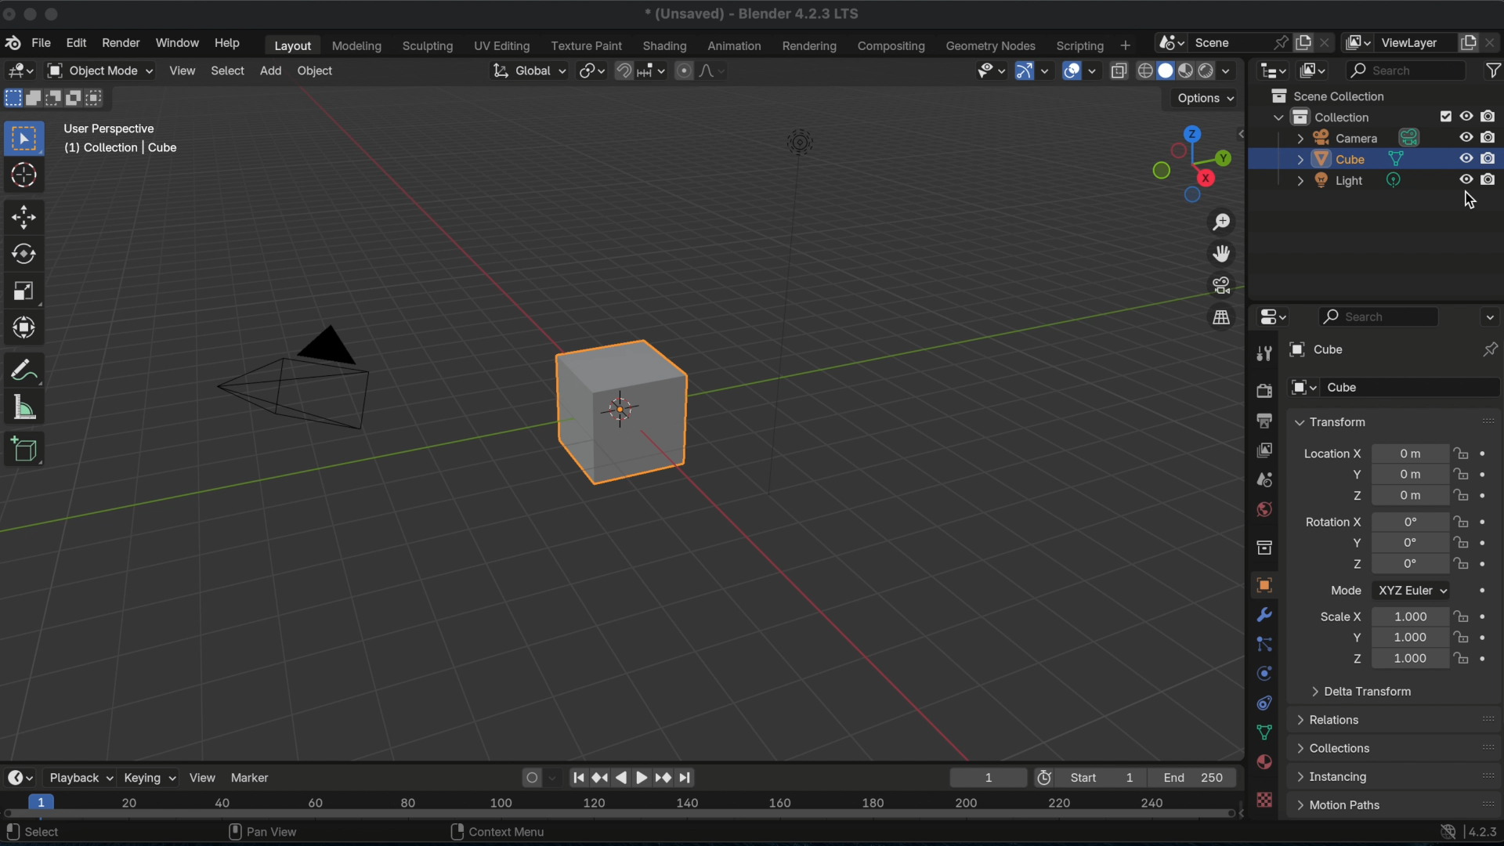 Image resolution: width=1504 pixels, height=846 pixels. I want to click on select box, so click(22, 135).